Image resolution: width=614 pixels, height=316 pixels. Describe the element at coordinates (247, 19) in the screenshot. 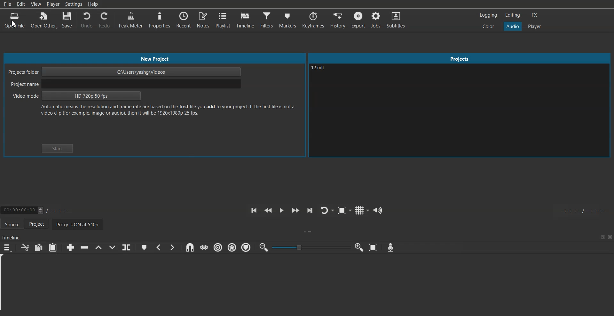

I see `Timeline` at that location.